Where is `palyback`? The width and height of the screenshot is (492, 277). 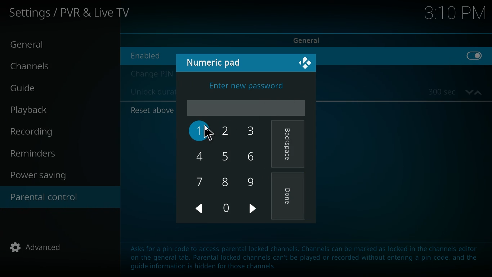
palyback is located at coordinates (37, 110).